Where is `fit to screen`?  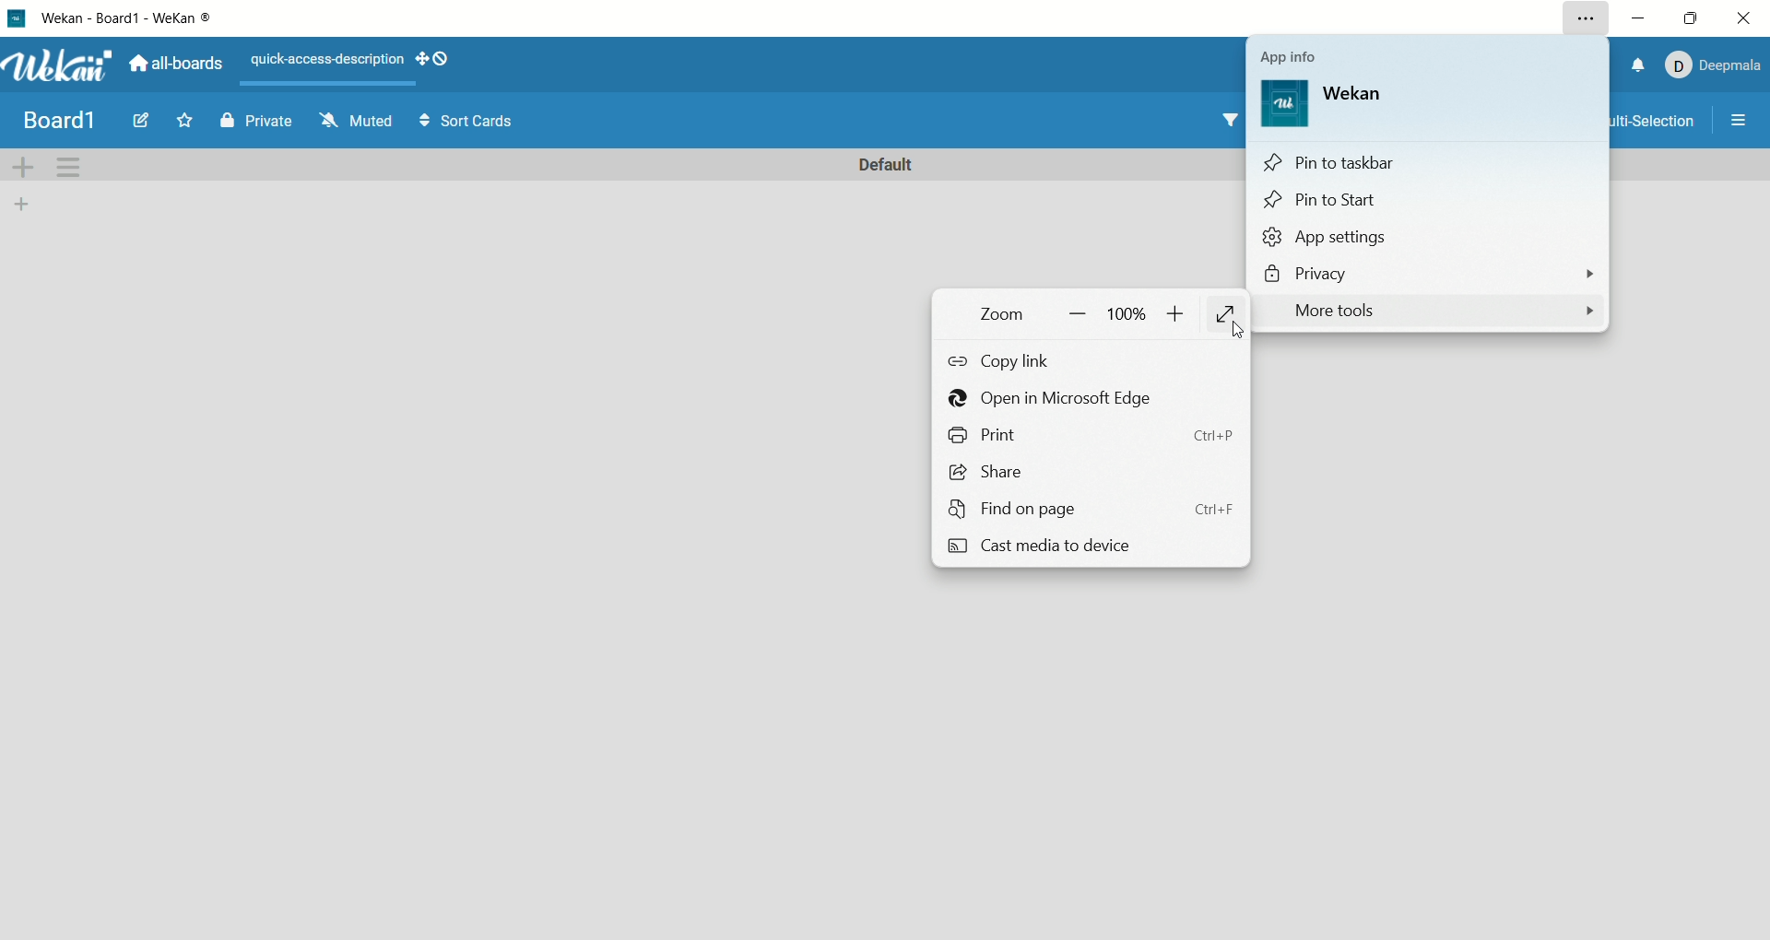 fit to screen is located at coordinates (1231, 319).